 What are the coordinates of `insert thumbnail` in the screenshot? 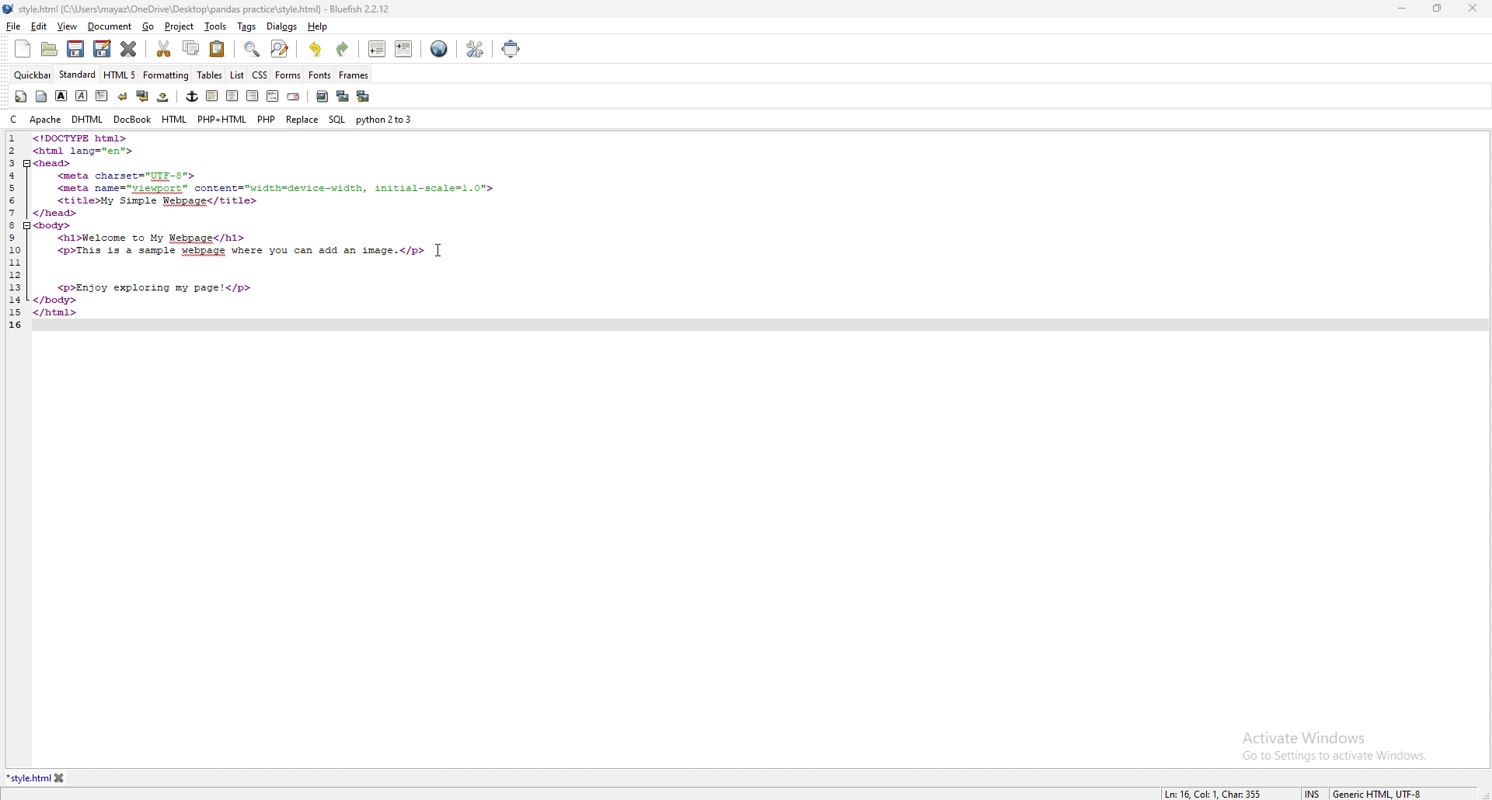 It's located at (342, 96).